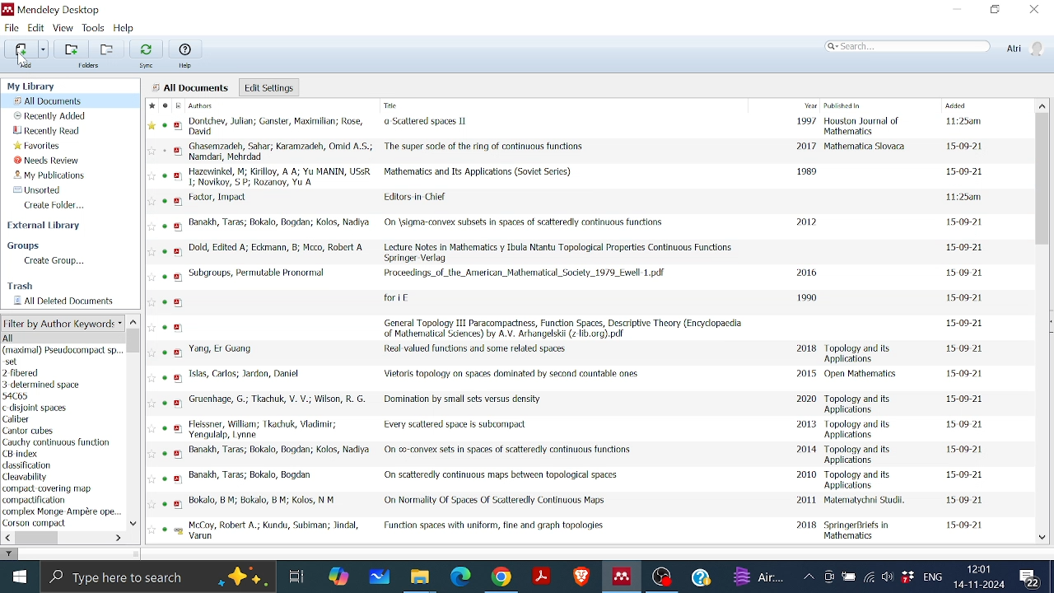 The height and width of the screenshot is (593, 1054). Describe the element at coordinates (166, 203) in the screenshot. I see `read status` at that location.